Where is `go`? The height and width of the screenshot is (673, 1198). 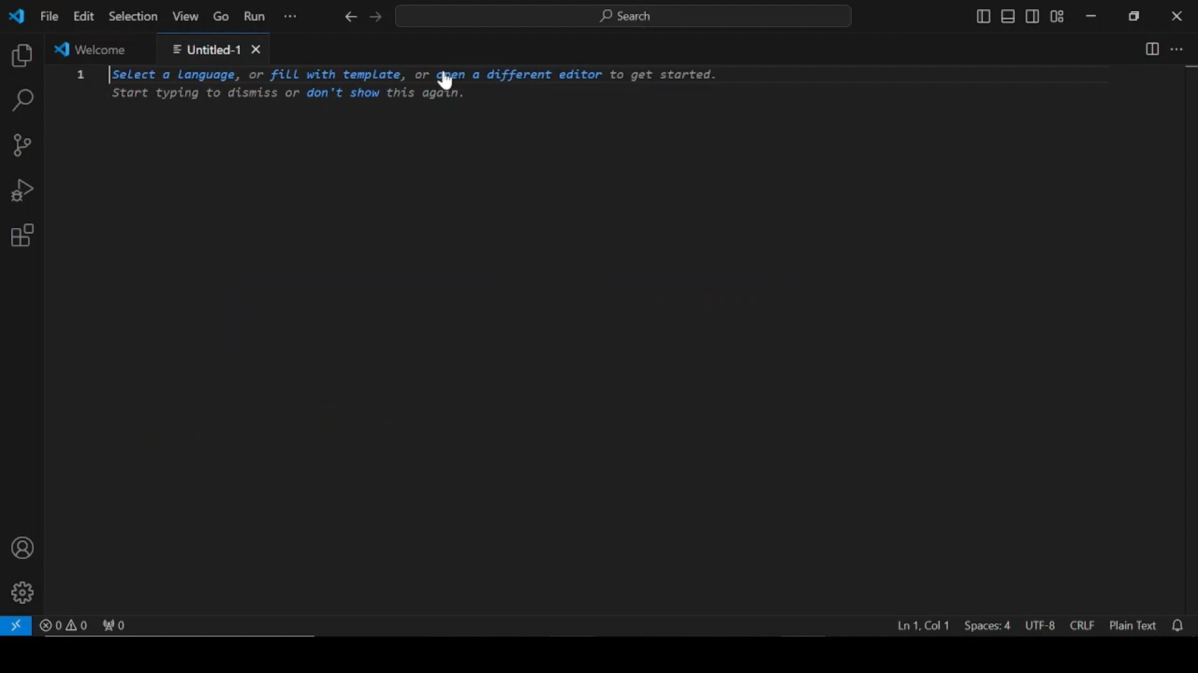
go is located at coordinates (222, 17).